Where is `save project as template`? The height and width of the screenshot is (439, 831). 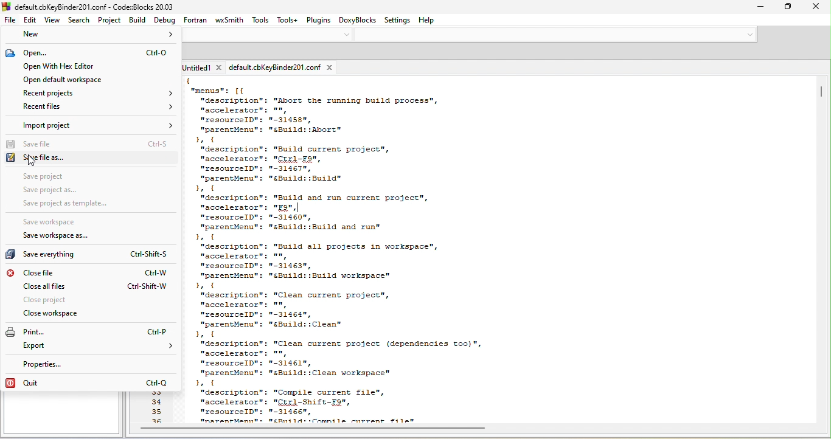
save project as template is located at coordinates (66, 204).